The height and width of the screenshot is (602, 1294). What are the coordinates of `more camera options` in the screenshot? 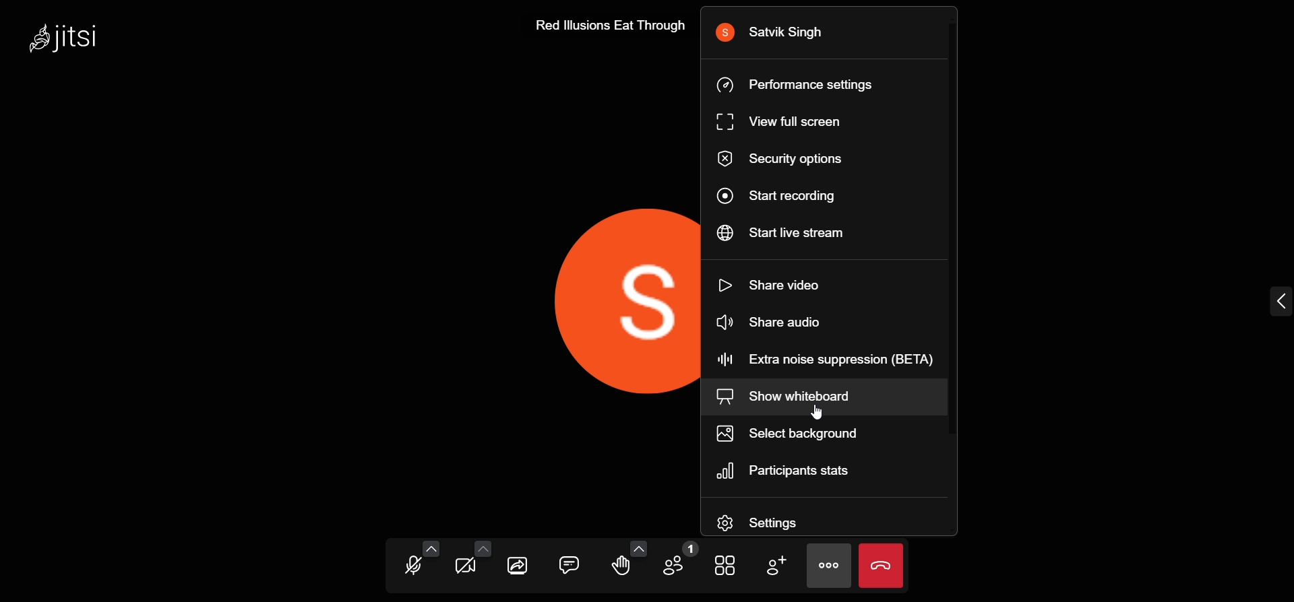 It's located at (482, 547).